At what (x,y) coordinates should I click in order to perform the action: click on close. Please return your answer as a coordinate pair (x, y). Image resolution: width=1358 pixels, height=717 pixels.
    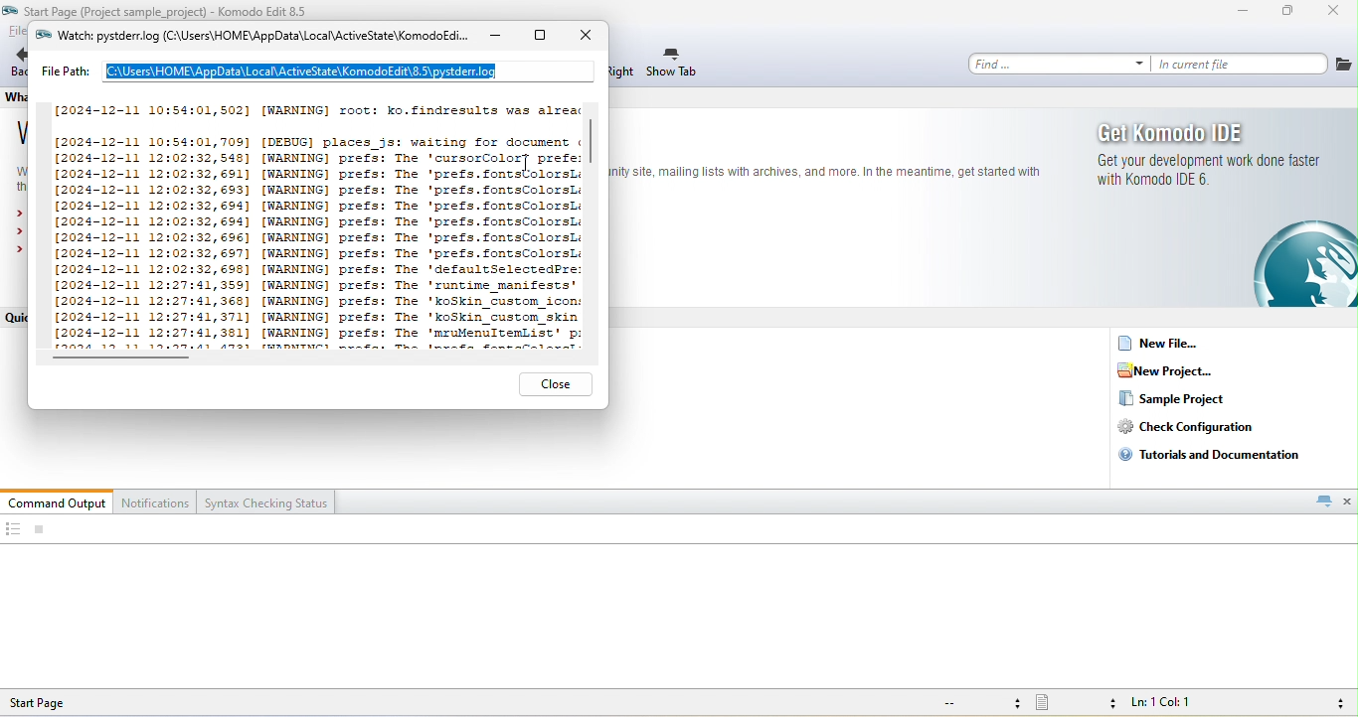
    Looking at the image, I should click on (1335, 13).